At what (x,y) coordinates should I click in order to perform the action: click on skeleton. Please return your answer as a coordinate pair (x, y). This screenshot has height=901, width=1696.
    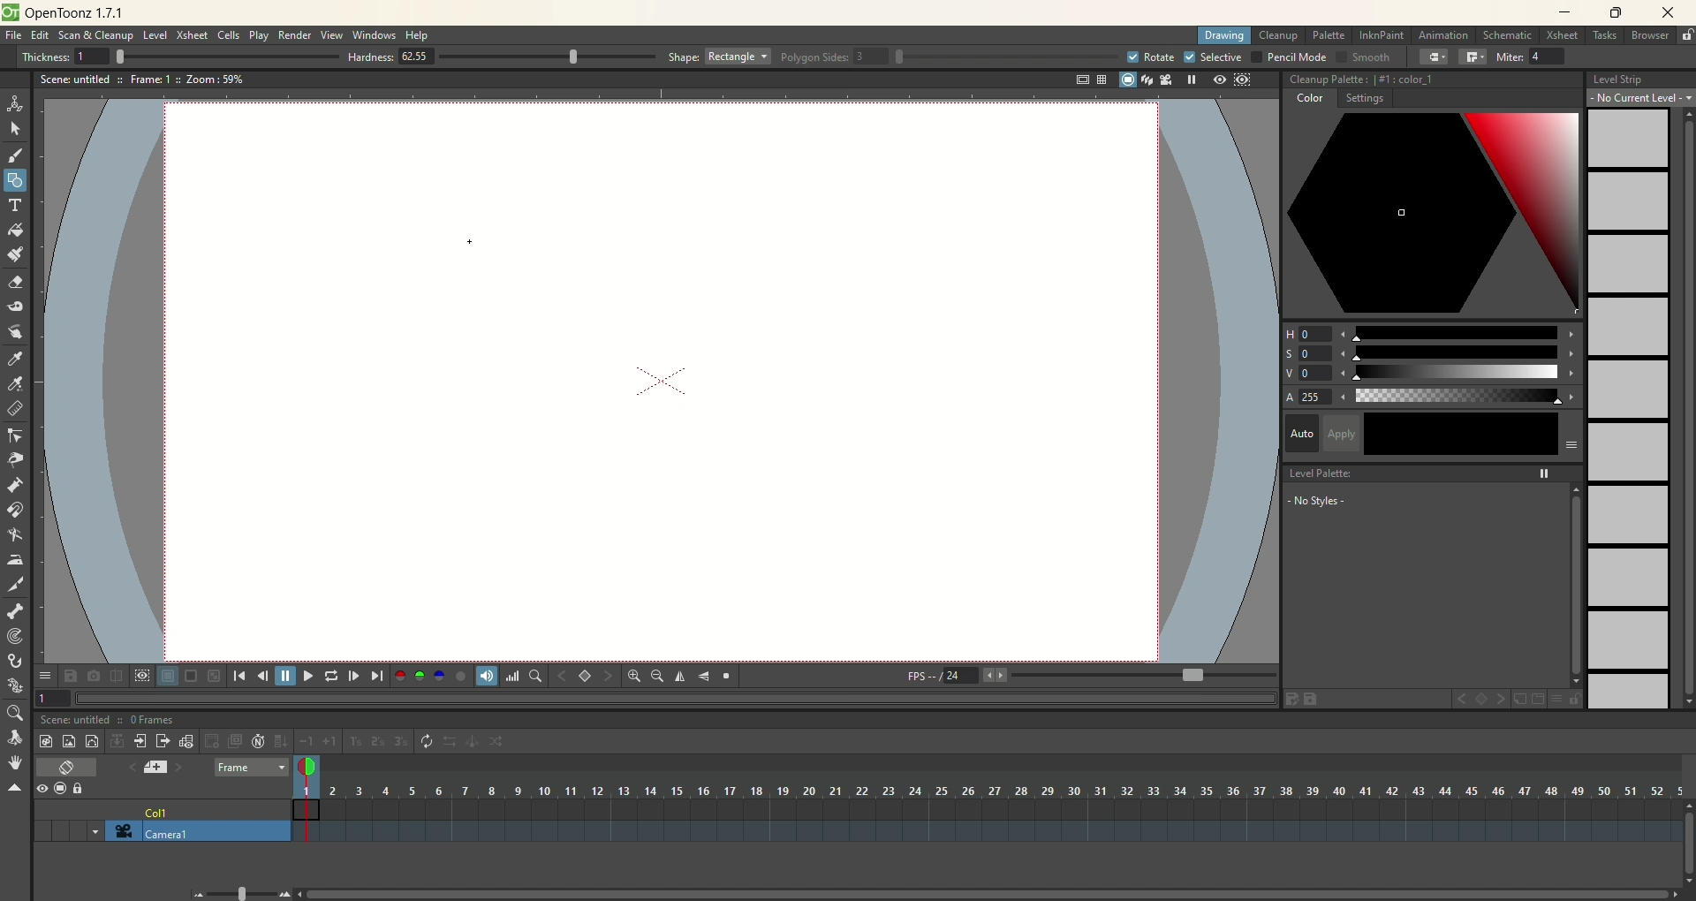
    Looking at the image, I should click on (13, 609).